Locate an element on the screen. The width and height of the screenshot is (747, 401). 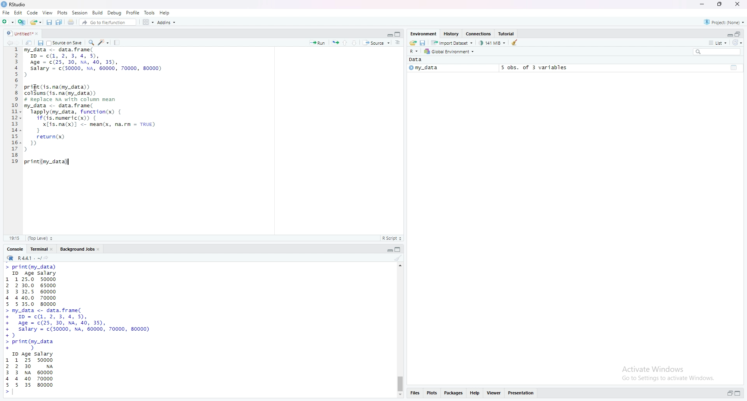
Background jobs is located at coordinates (81, 250).